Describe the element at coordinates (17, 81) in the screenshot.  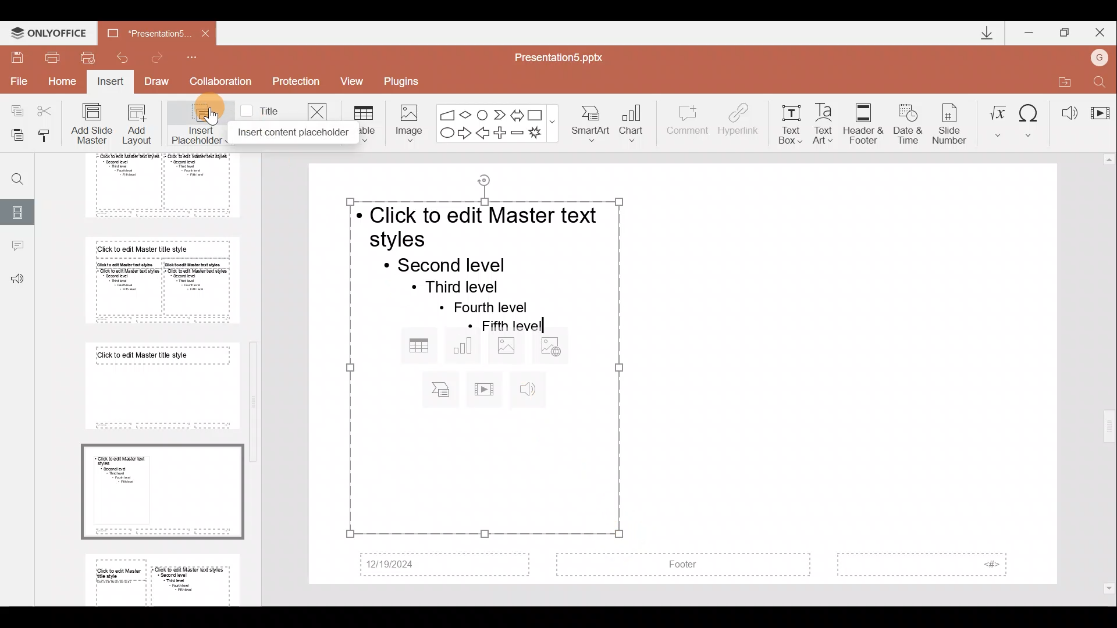
I see `File` at that location.